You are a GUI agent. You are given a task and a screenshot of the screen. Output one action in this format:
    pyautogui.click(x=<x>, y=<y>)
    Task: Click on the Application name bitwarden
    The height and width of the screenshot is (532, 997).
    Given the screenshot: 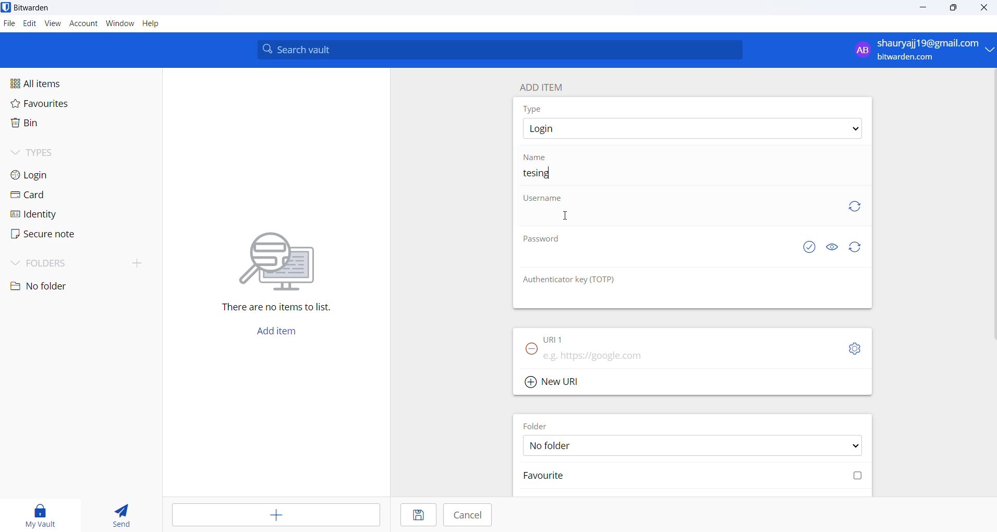 What is the action you would take?
    pyautogui.click(x=35, y=8)
    